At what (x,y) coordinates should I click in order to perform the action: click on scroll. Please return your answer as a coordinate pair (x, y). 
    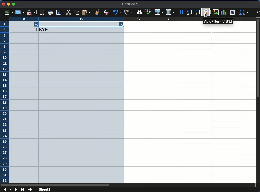
    Looking at the image, I should click on (128, 184).